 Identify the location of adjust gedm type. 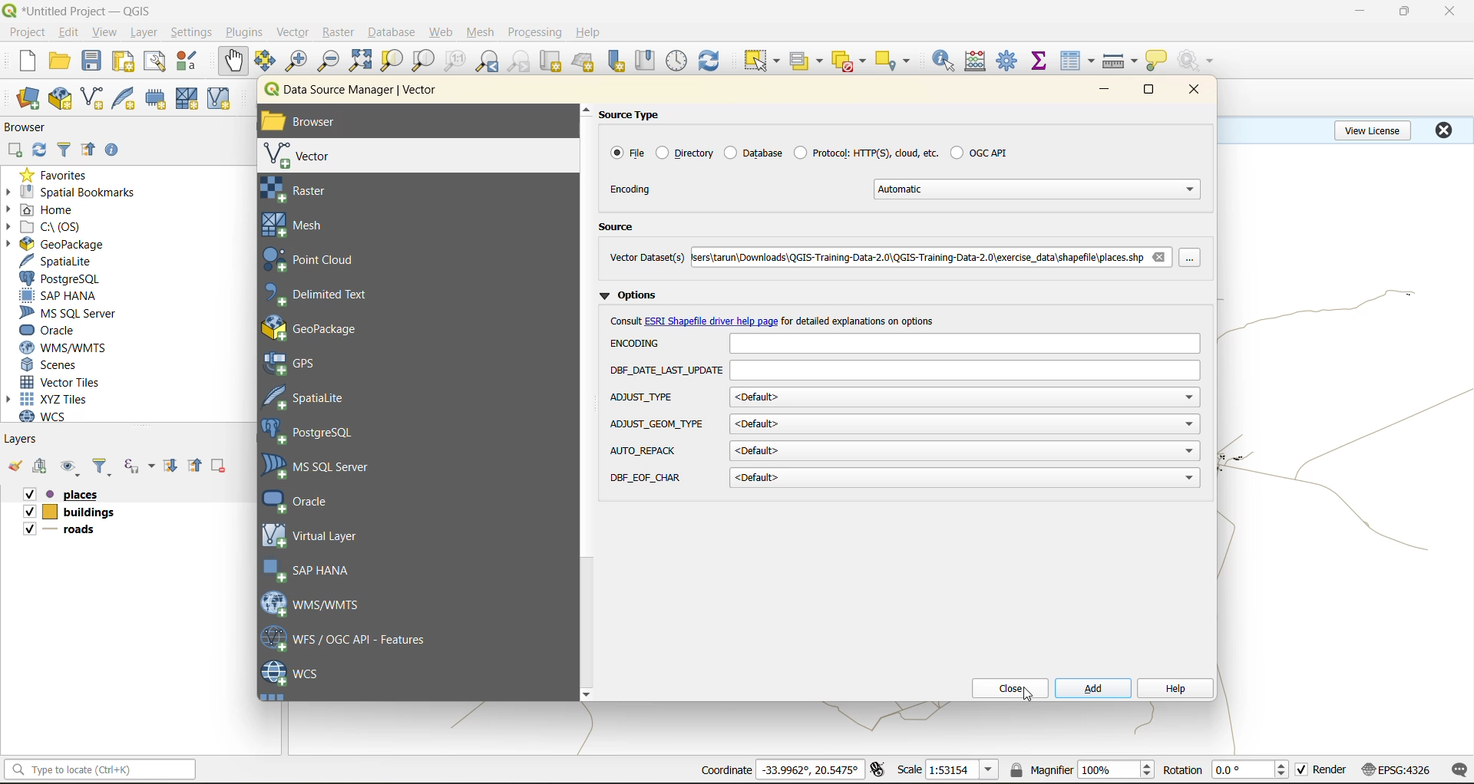
(965, 424).